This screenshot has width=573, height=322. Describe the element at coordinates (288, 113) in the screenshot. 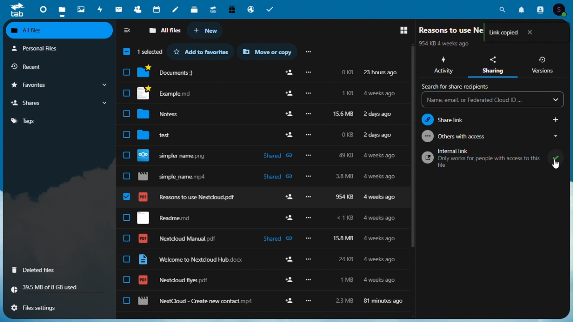

I see ` add user` at that location.